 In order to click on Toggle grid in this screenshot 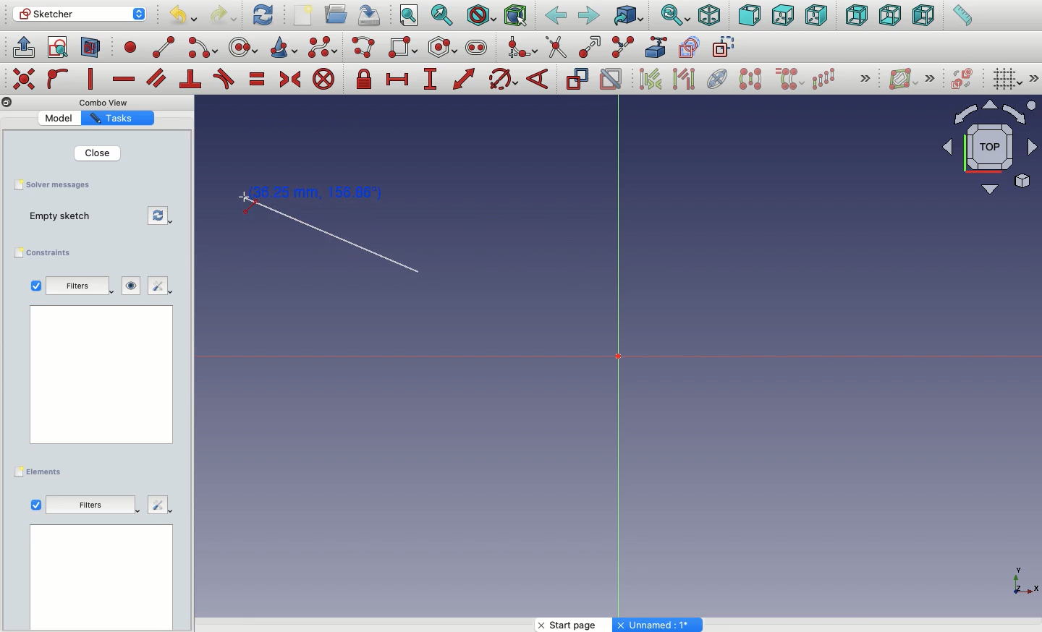, I will do `click(1008, 80)`.